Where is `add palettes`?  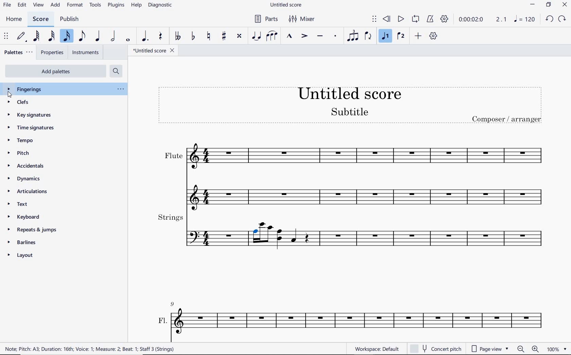 add palettes is located at coordinates (54, 71).